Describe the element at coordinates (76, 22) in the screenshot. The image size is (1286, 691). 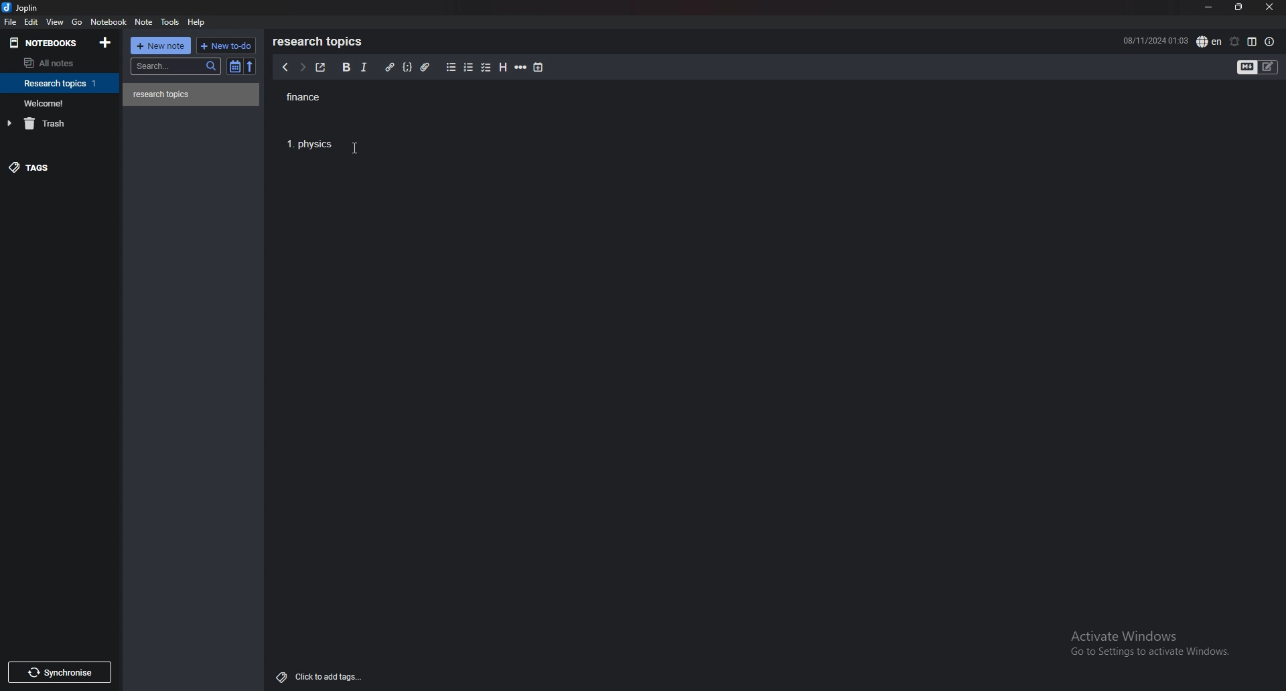
I see `go` at that location.